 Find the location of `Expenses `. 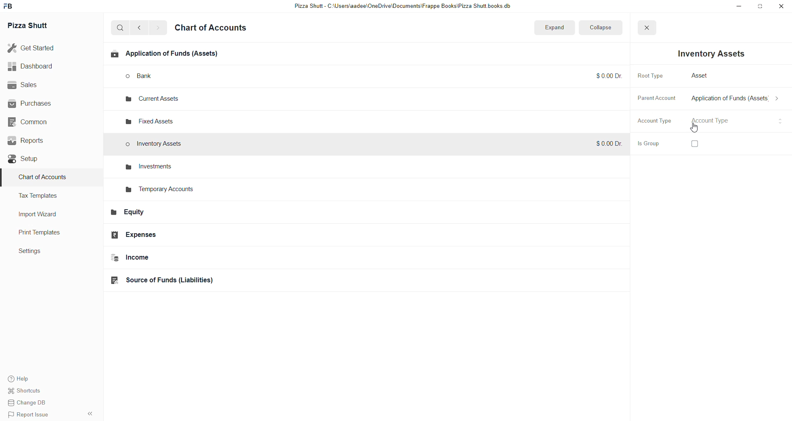

Expenses  is located at coordinates (165, 235).